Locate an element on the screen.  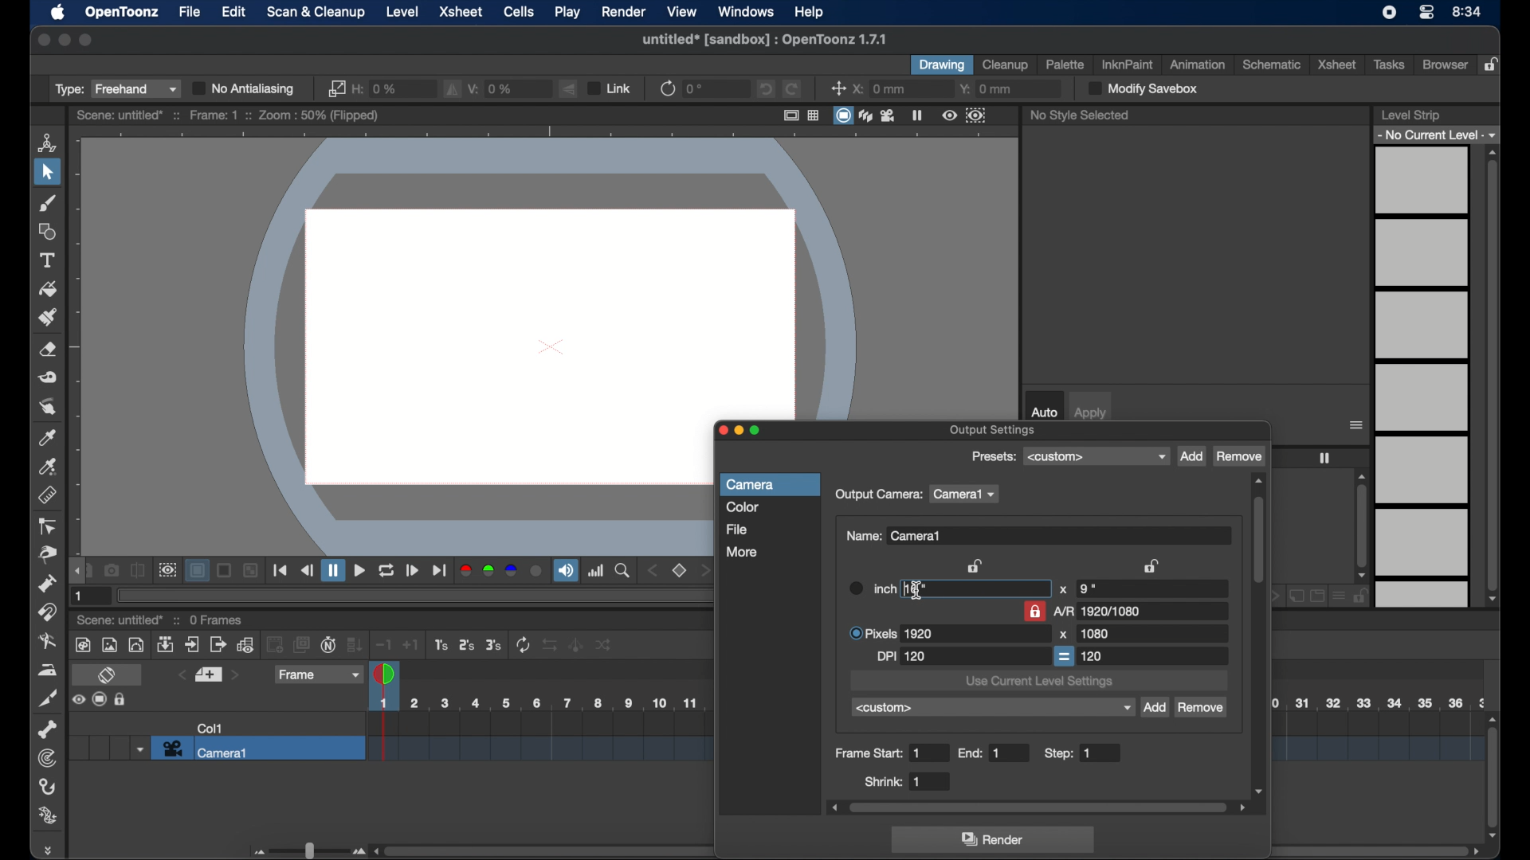
level strip is located at coordinates (1410, 115).